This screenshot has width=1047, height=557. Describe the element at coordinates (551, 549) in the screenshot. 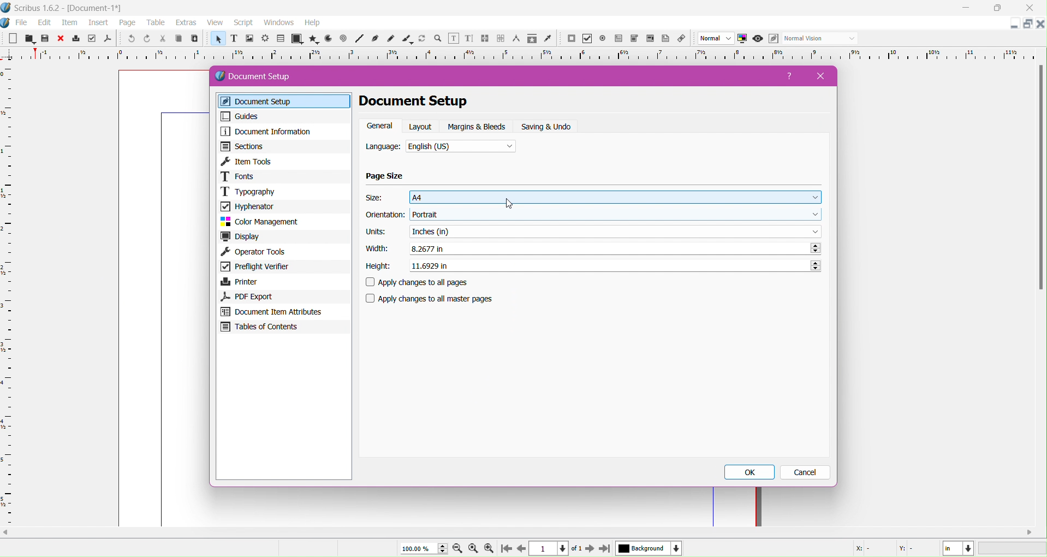

I see `page number` at that location.